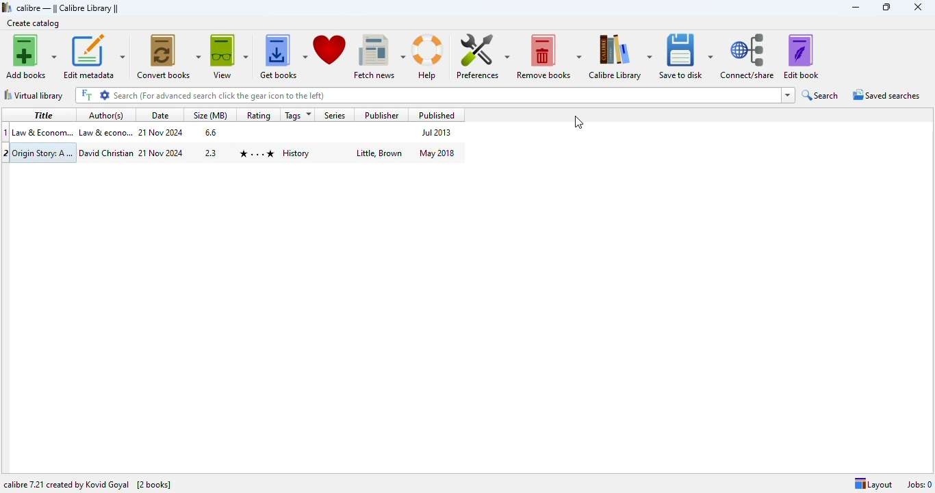 The image size is (935, 493). What do you see at coordinates (888, 94) in the screenshot?
I see `saved searches` at bounding box center [888, 94].